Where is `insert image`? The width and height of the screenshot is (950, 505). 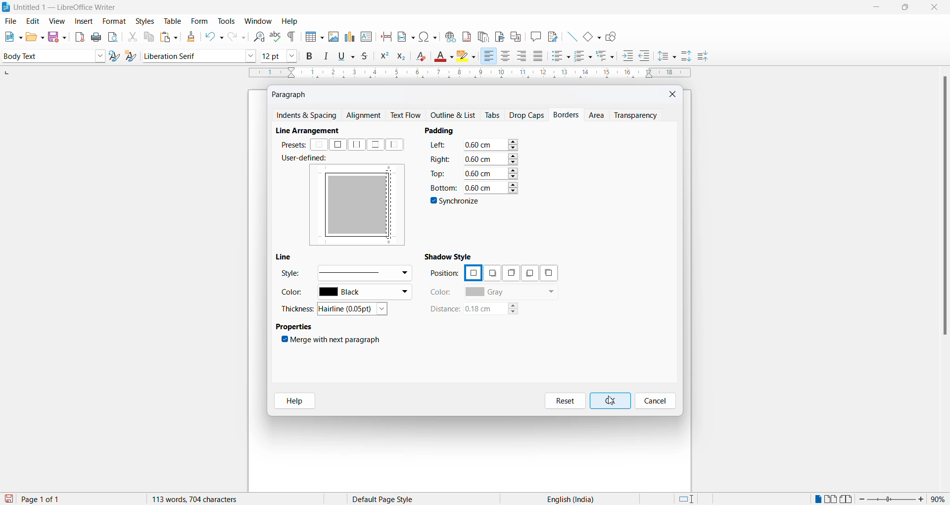 insert image is located at coordinates (312, 38).